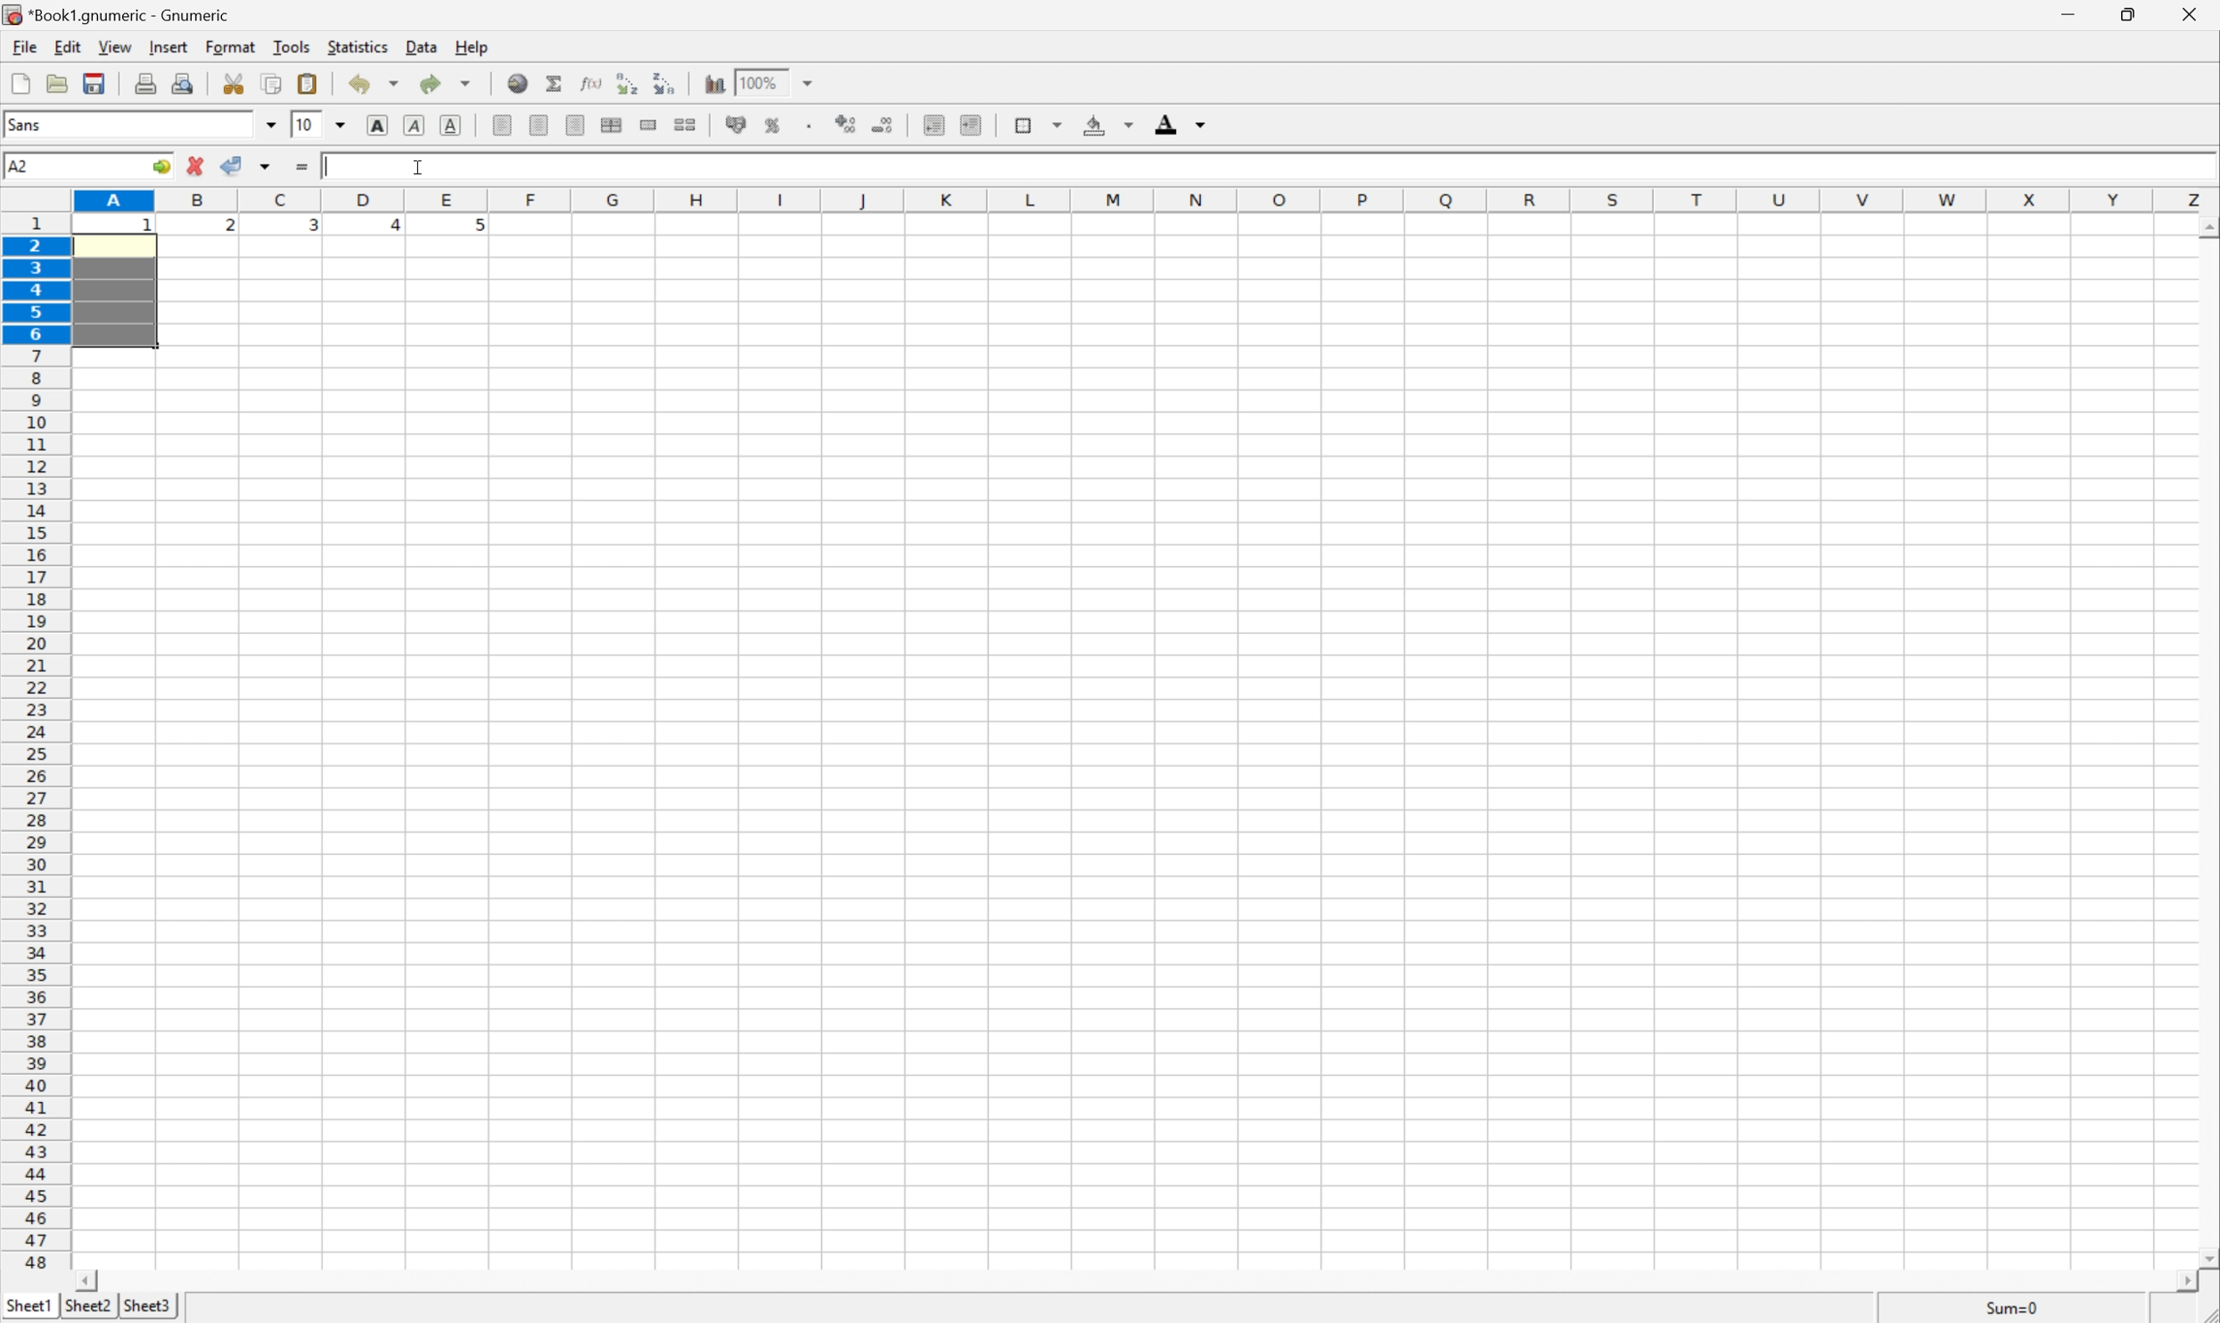 This screenshot has height=1323, width=2220. I want to click on print preview, so click(185, 81).